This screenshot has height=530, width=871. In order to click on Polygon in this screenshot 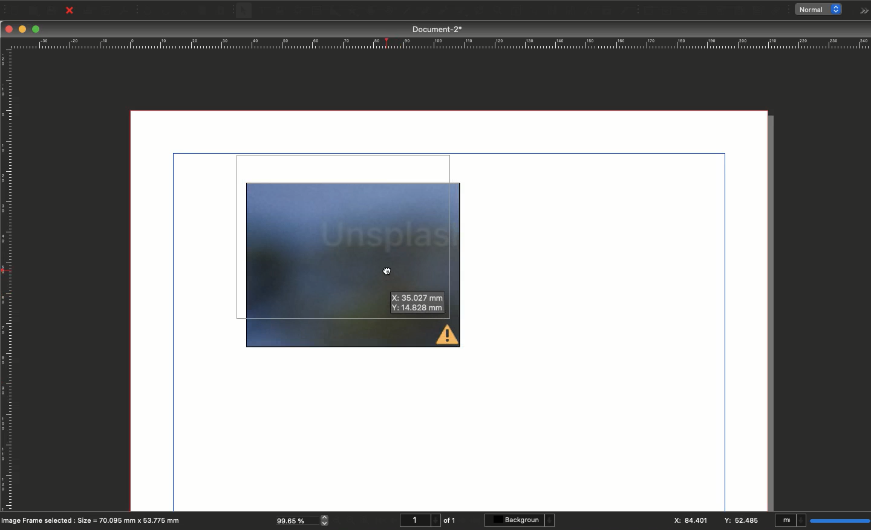, I will do `click(353, 11)`.